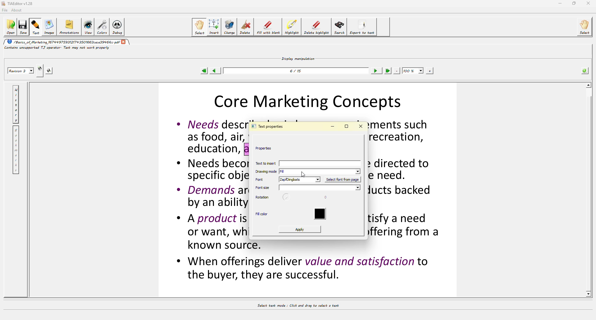  I want to click on delete, so click(246, 26).